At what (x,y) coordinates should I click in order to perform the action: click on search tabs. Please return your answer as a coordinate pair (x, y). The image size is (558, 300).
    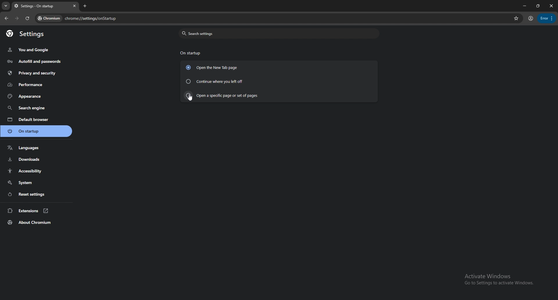
    Looking at the image, I should click on (6, 6).